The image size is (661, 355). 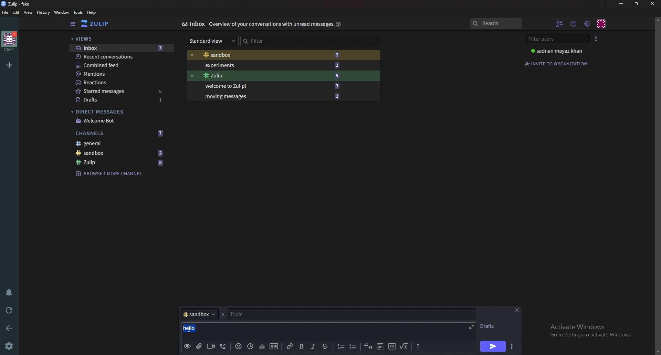 I want to click on Standard view, so click(x=212, y=40).